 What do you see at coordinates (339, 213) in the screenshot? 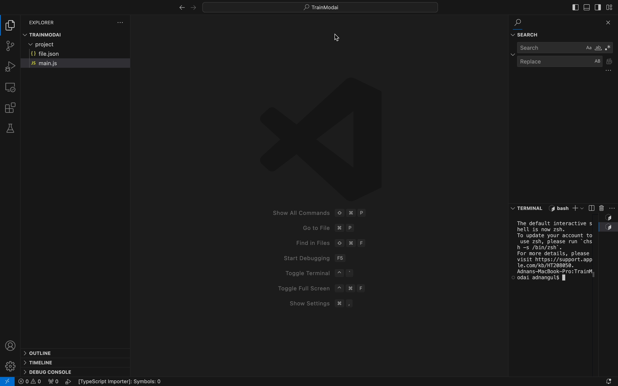
I see `Show All Commands © # P
Goto File ¥# P
Find in Files © 3% F
Start Debugging F56
Toggle Terminal ~ °
Toggle Full Screen ~ # F
Show Settings # ,` at bounding box center [339, 213].